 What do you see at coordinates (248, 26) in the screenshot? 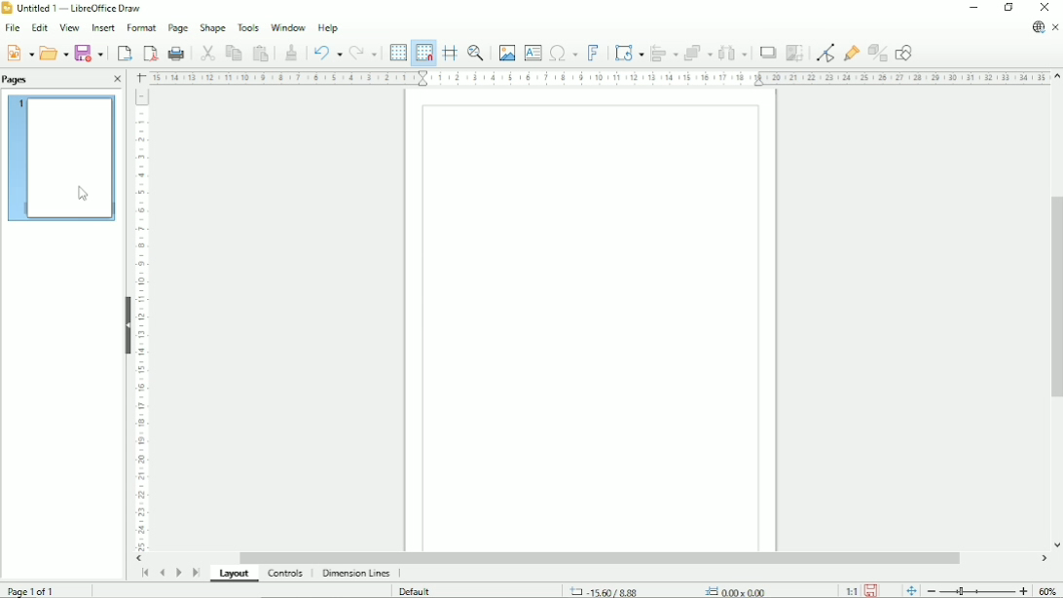
I see `Tools` at bounding box center [248, 26].